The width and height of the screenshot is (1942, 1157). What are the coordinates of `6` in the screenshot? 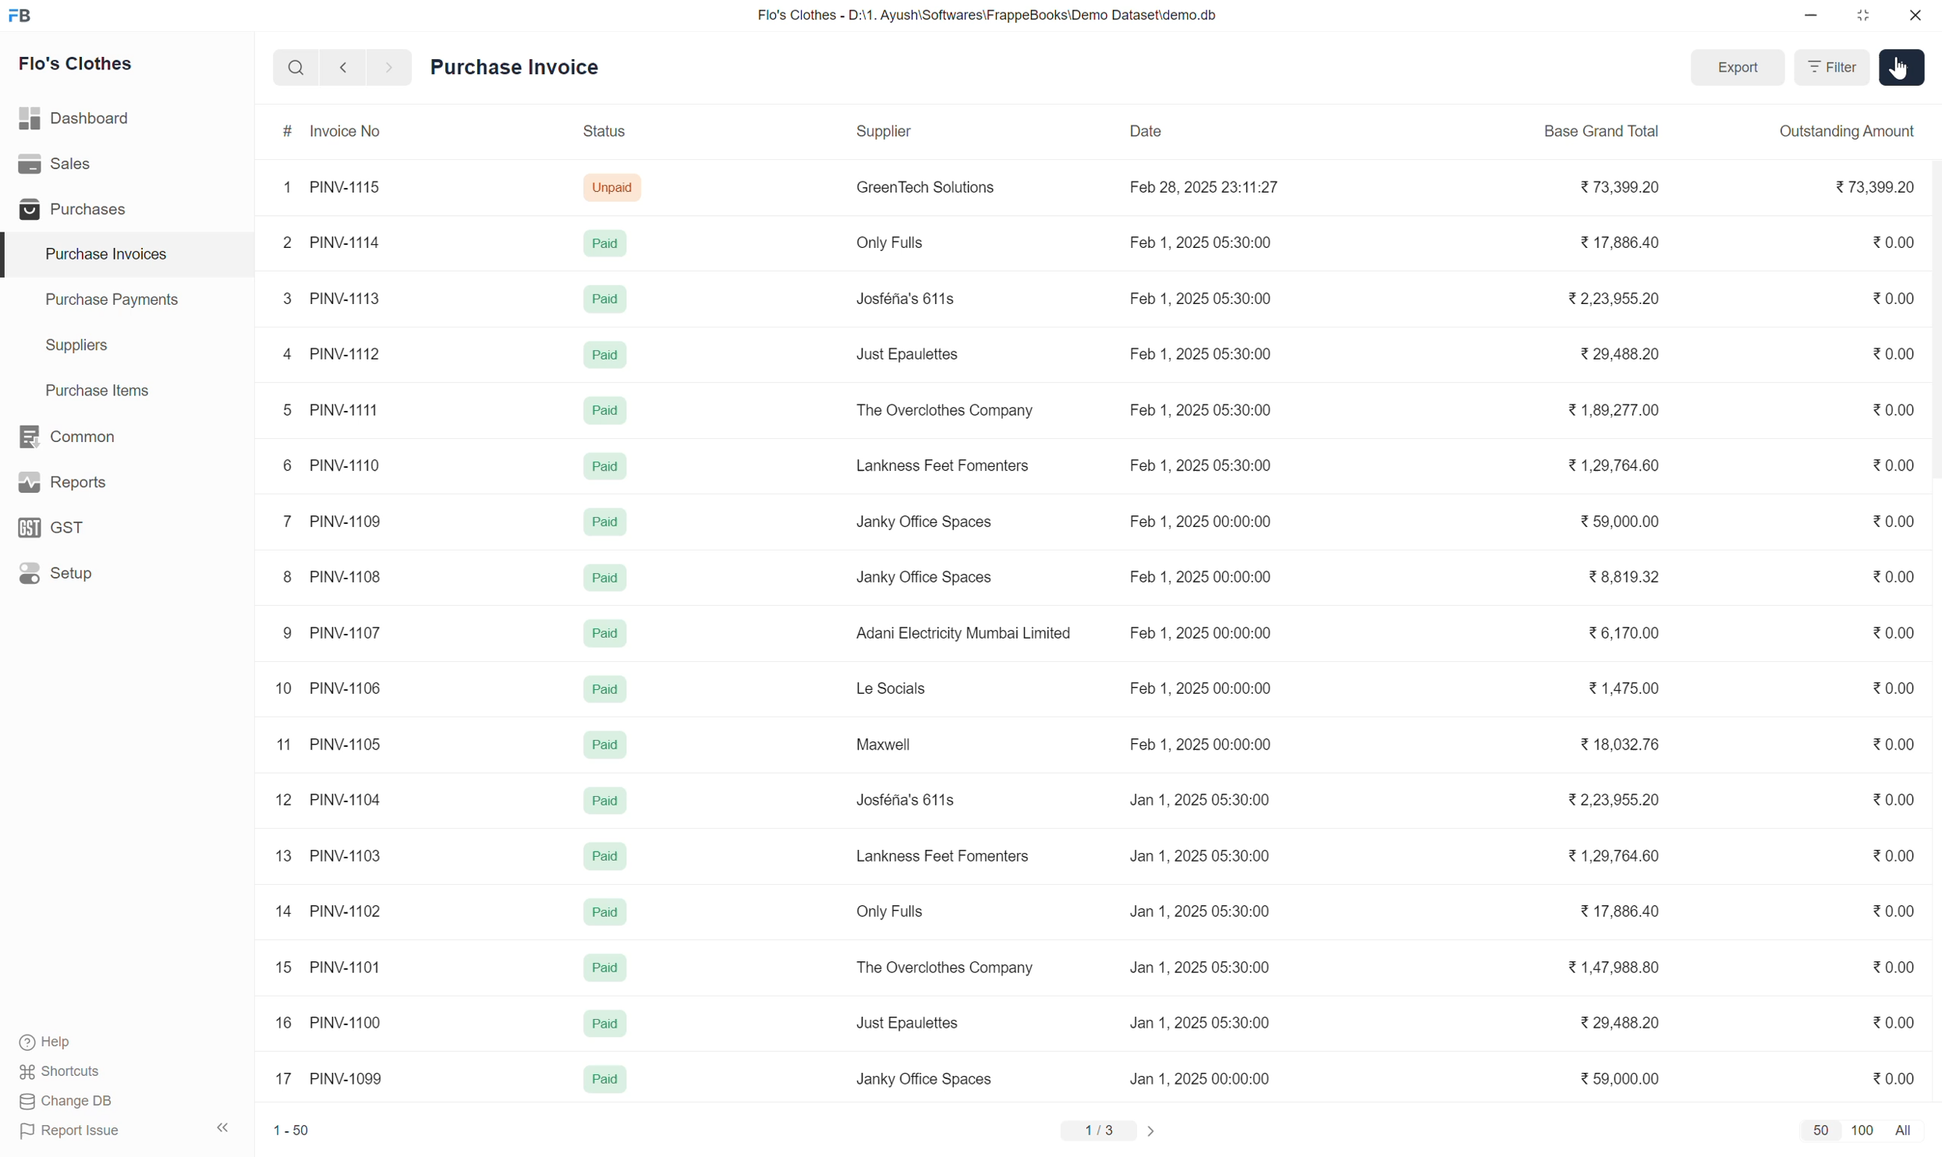 It's located at (282, 465).